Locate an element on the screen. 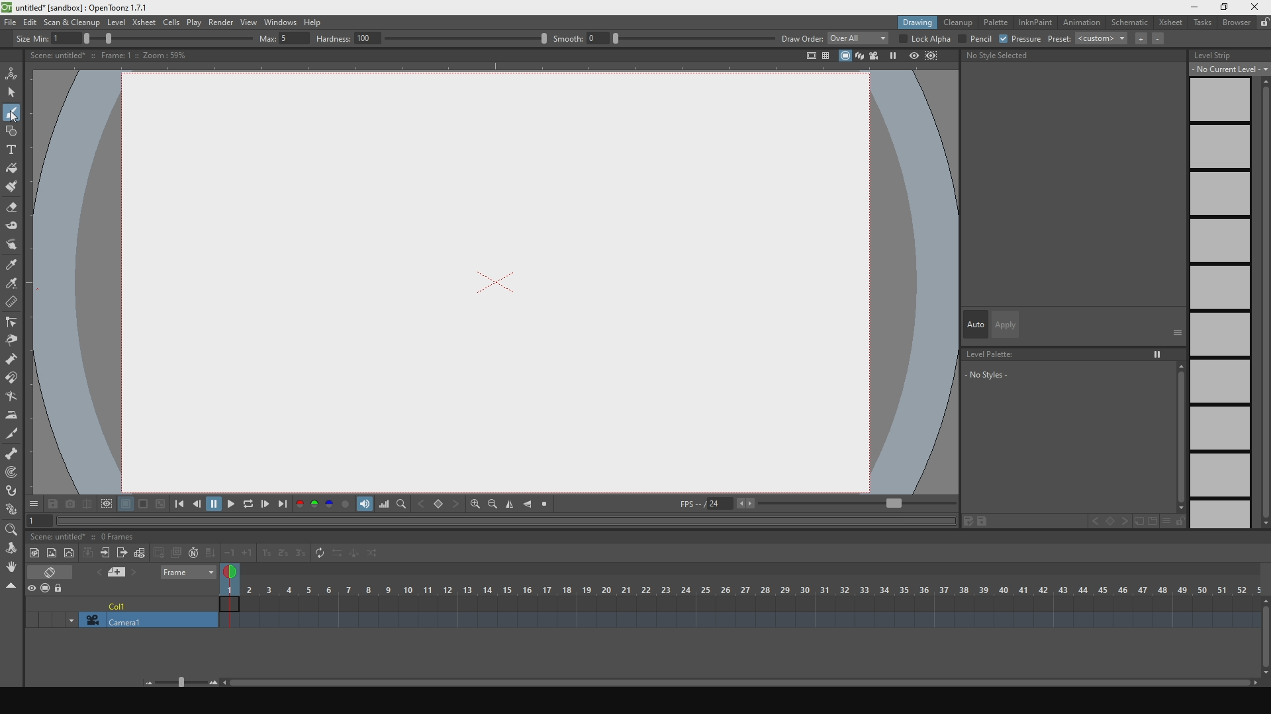  go forwards is located at coordinates (267, 505).